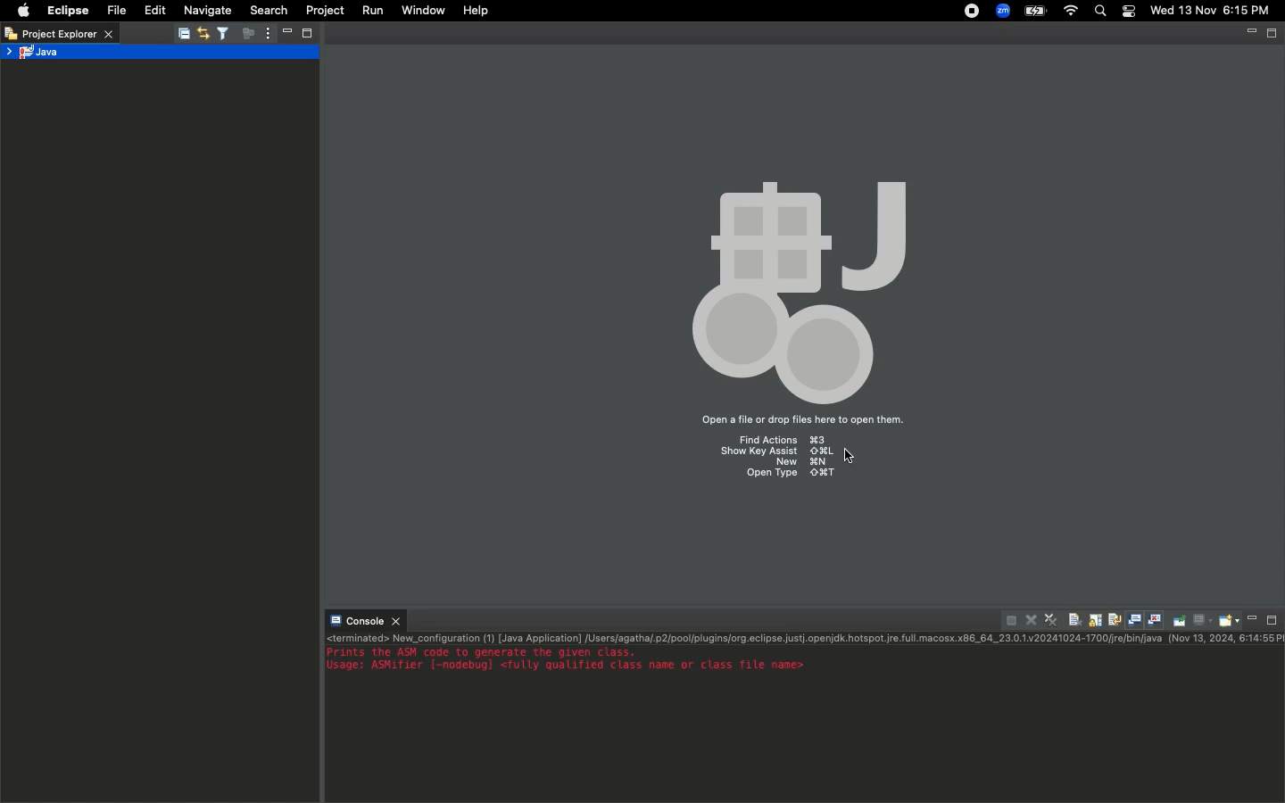 This screenshot has width=1285, height=803. I want to click on Project, so click(322, 13).